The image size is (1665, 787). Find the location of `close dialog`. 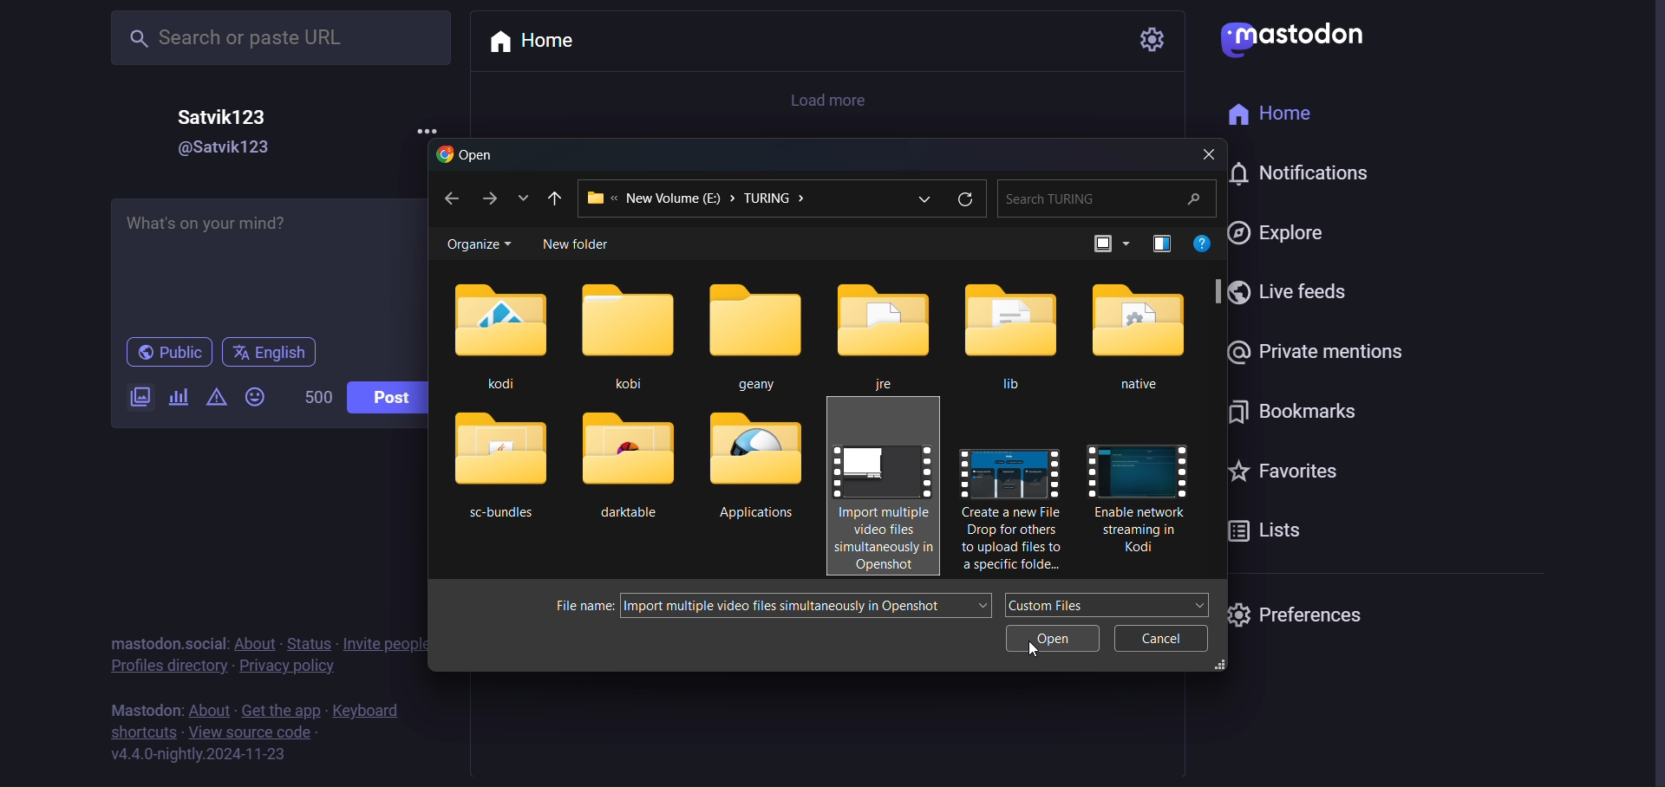

close dialog is located at coordinates (1205, 154).